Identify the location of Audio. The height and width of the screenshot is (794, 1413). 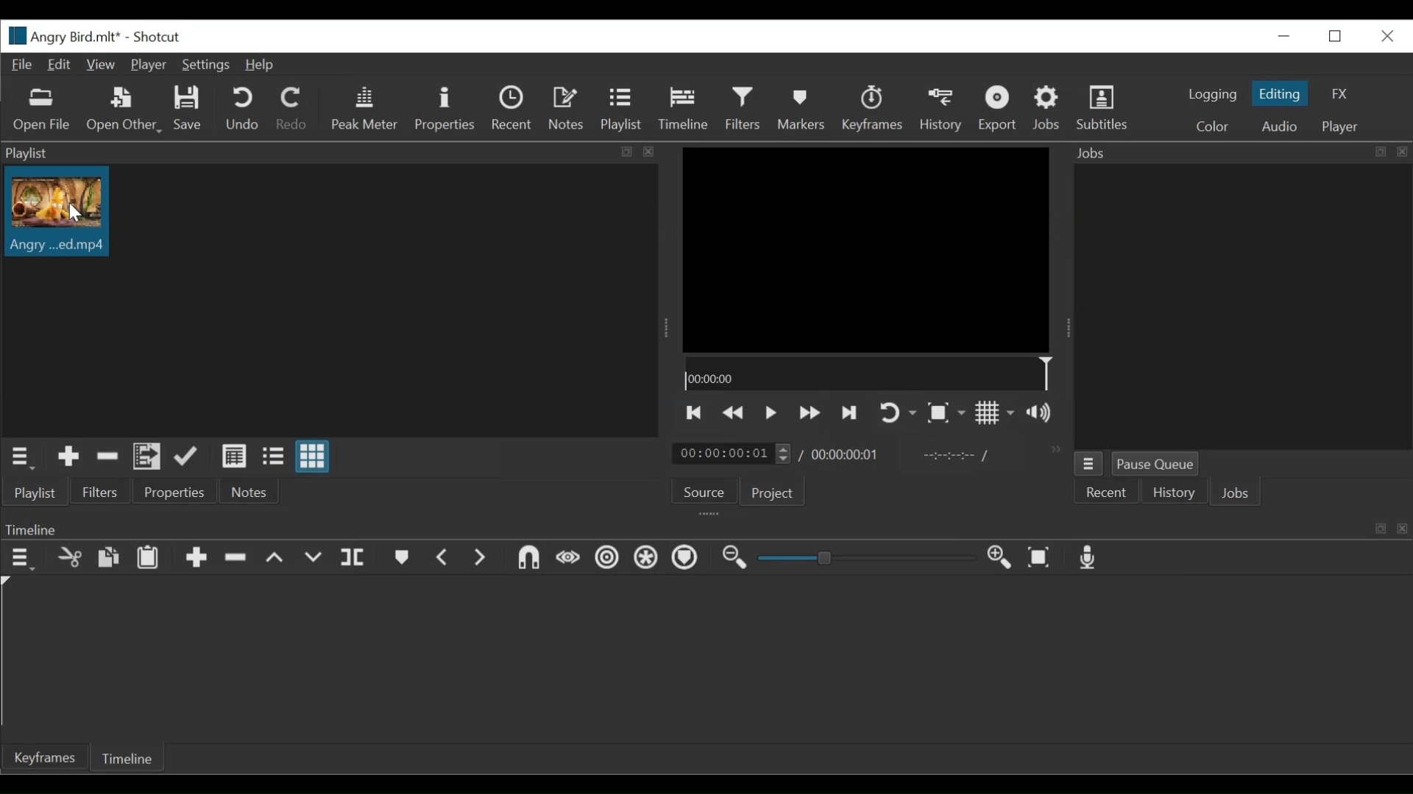
(1280, 126).